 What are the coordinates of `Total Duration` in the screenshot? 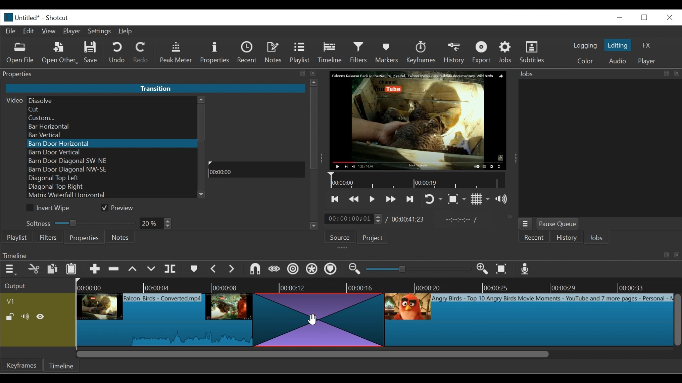 It's located at (408, 219).